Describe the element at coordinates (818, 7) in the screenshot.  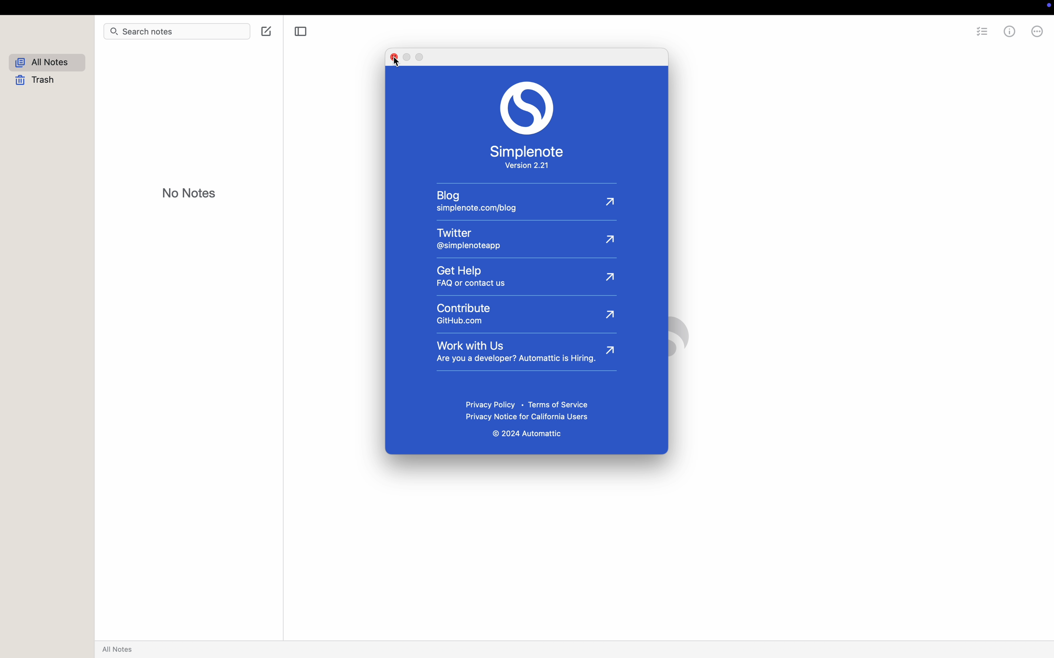
I see `stop recording` at that location.